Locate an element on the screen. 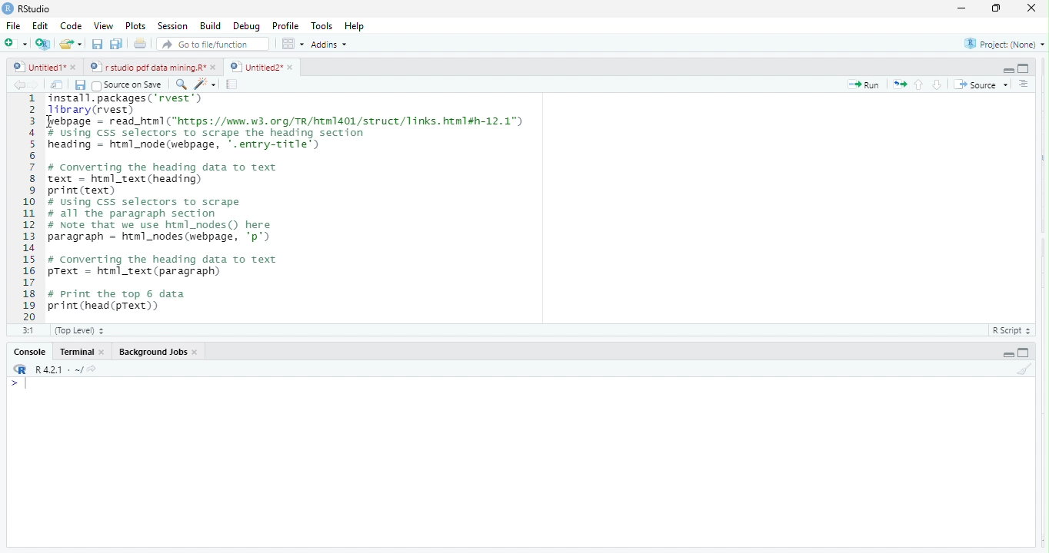  Edit is located at coordinates (41, 25).